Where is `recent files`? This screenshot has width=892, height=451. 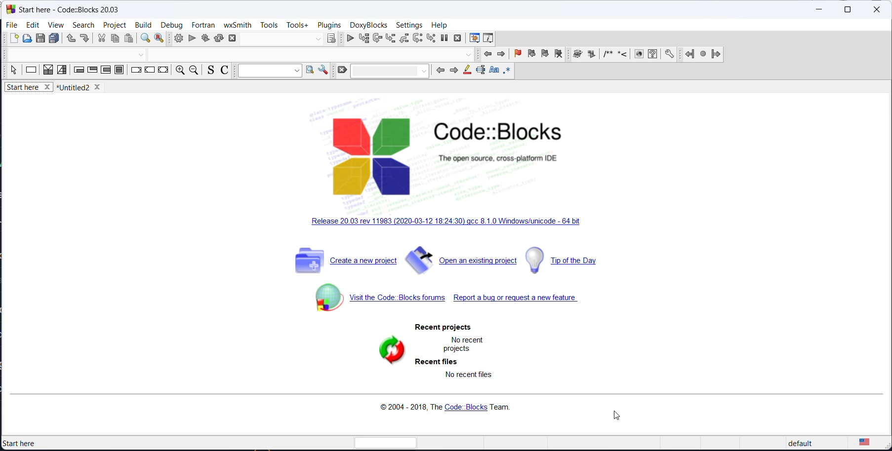
recent files is located at coordinates (435, 363).